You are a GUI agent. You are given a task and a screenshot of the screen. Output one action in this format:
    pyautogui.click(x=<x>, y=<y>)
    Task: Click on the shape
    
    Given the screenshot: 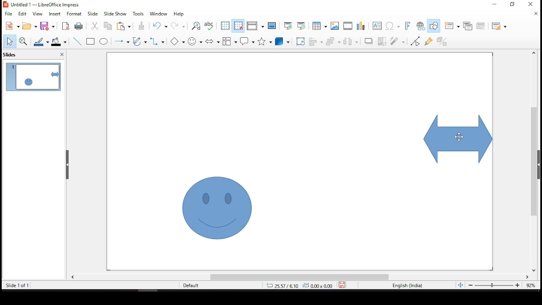 What is the action you would take?
    pyautogui.click(x=459, y=139)
    